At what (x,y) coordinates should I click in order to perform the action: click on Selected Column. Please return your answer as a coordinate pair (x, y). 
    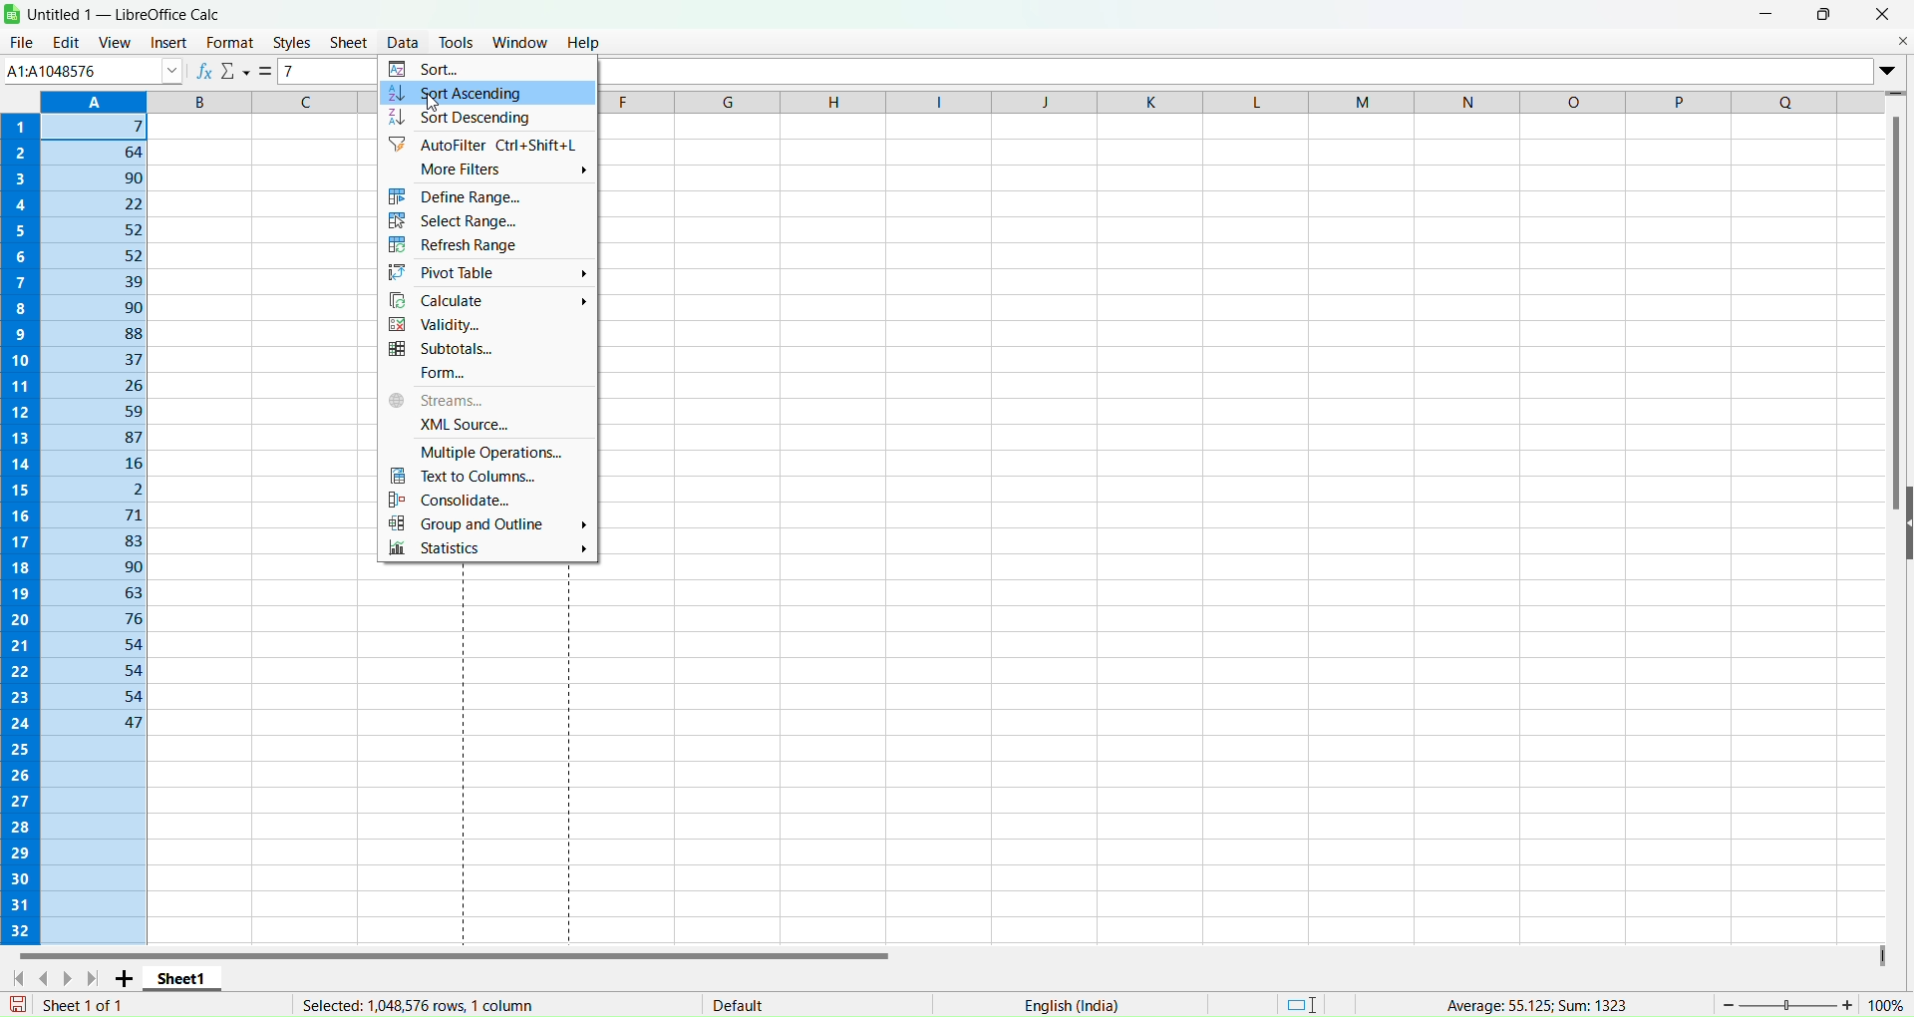
    Looking at the image, I should click on (96, 516).